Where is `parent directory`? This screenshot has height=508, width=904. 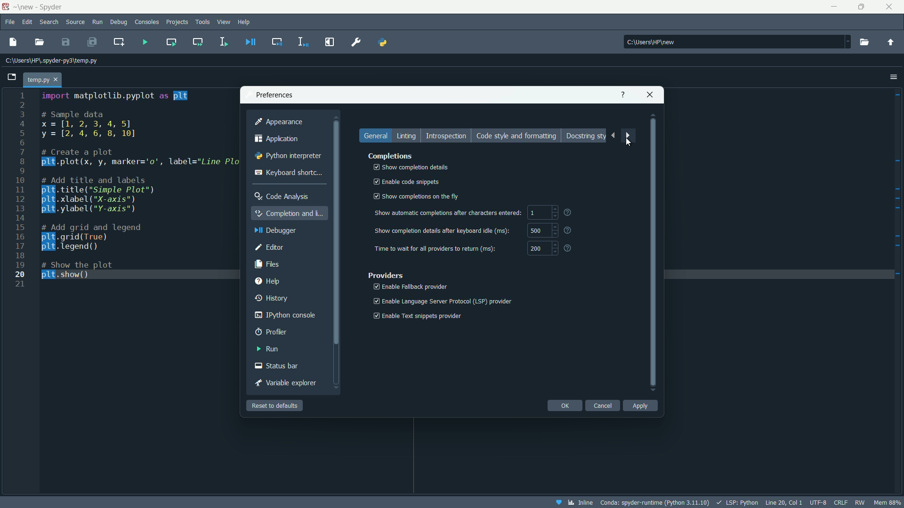 parent directory is located at coordinates (890, 42).